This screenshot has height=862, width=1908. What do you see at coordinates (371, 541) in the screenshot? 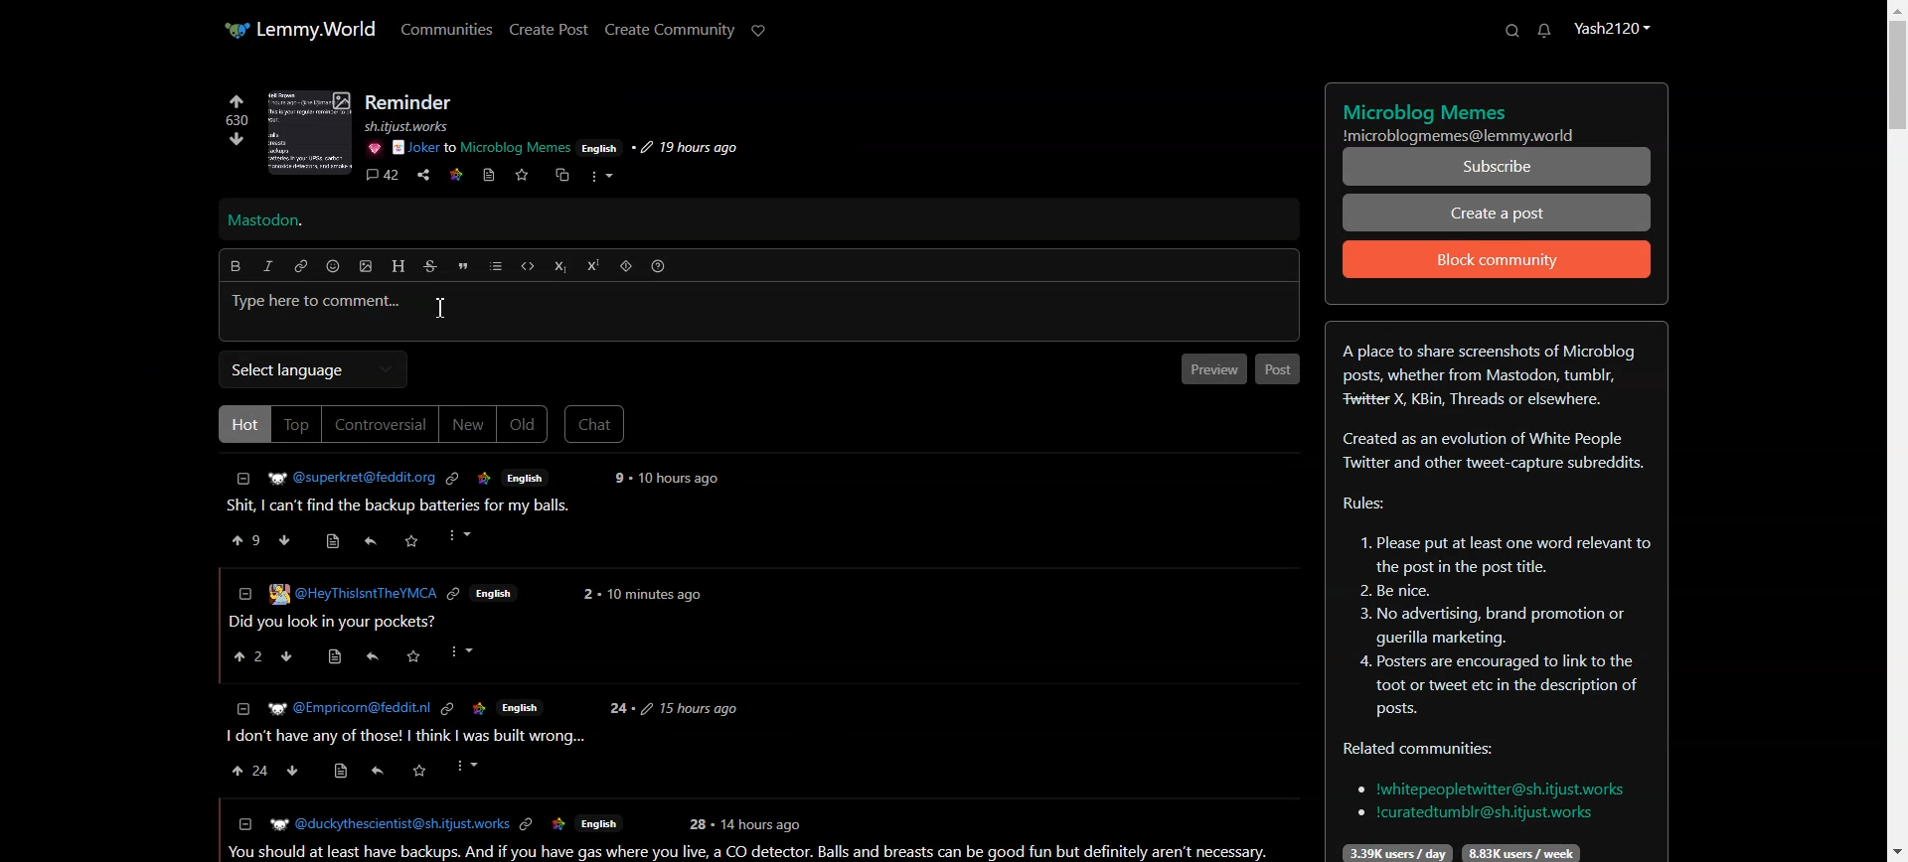
I see `Reply` at bounding box center [371, 541].